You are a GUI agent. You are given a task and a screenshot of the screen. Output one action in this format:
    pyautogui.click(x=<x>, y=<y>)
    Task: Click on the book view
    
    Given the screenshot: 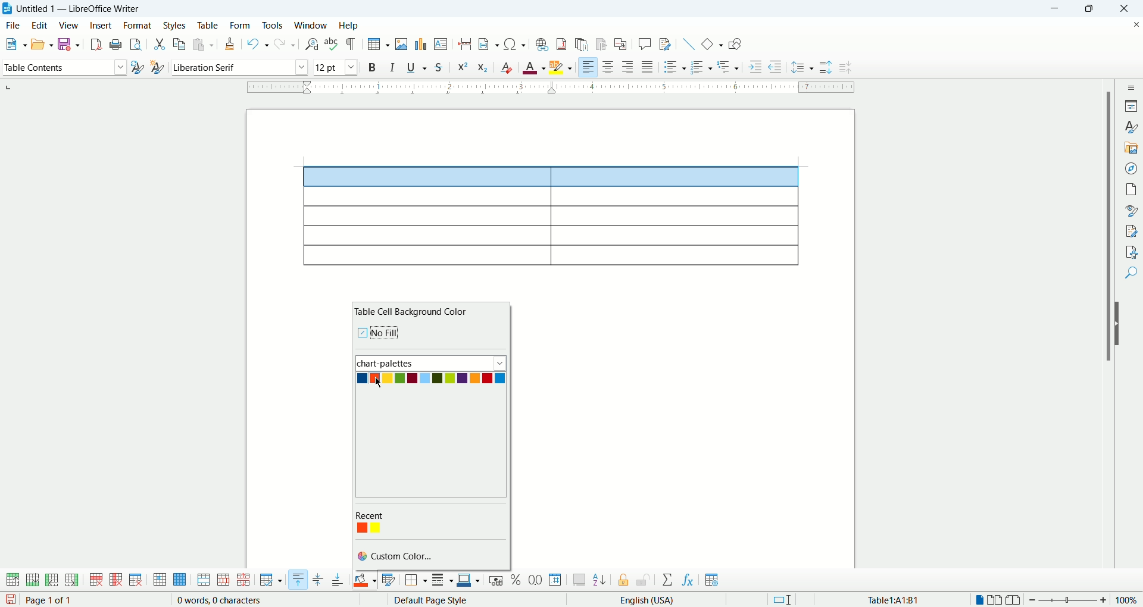 What is the action you would take?
    pyautogui.click(x=1016, y=600)
    